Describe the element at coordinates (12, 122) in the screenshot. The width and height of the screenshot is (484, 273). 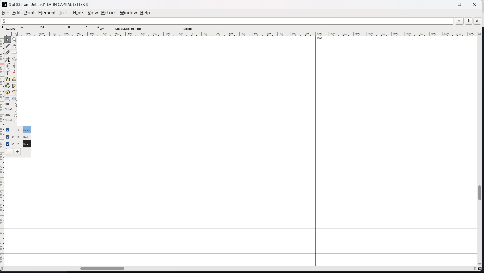
I see `^Mse2` at that location.